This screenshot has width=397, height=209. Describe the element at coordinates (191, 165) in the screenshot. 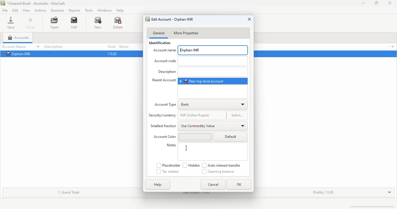

I see `hidden` at that location.